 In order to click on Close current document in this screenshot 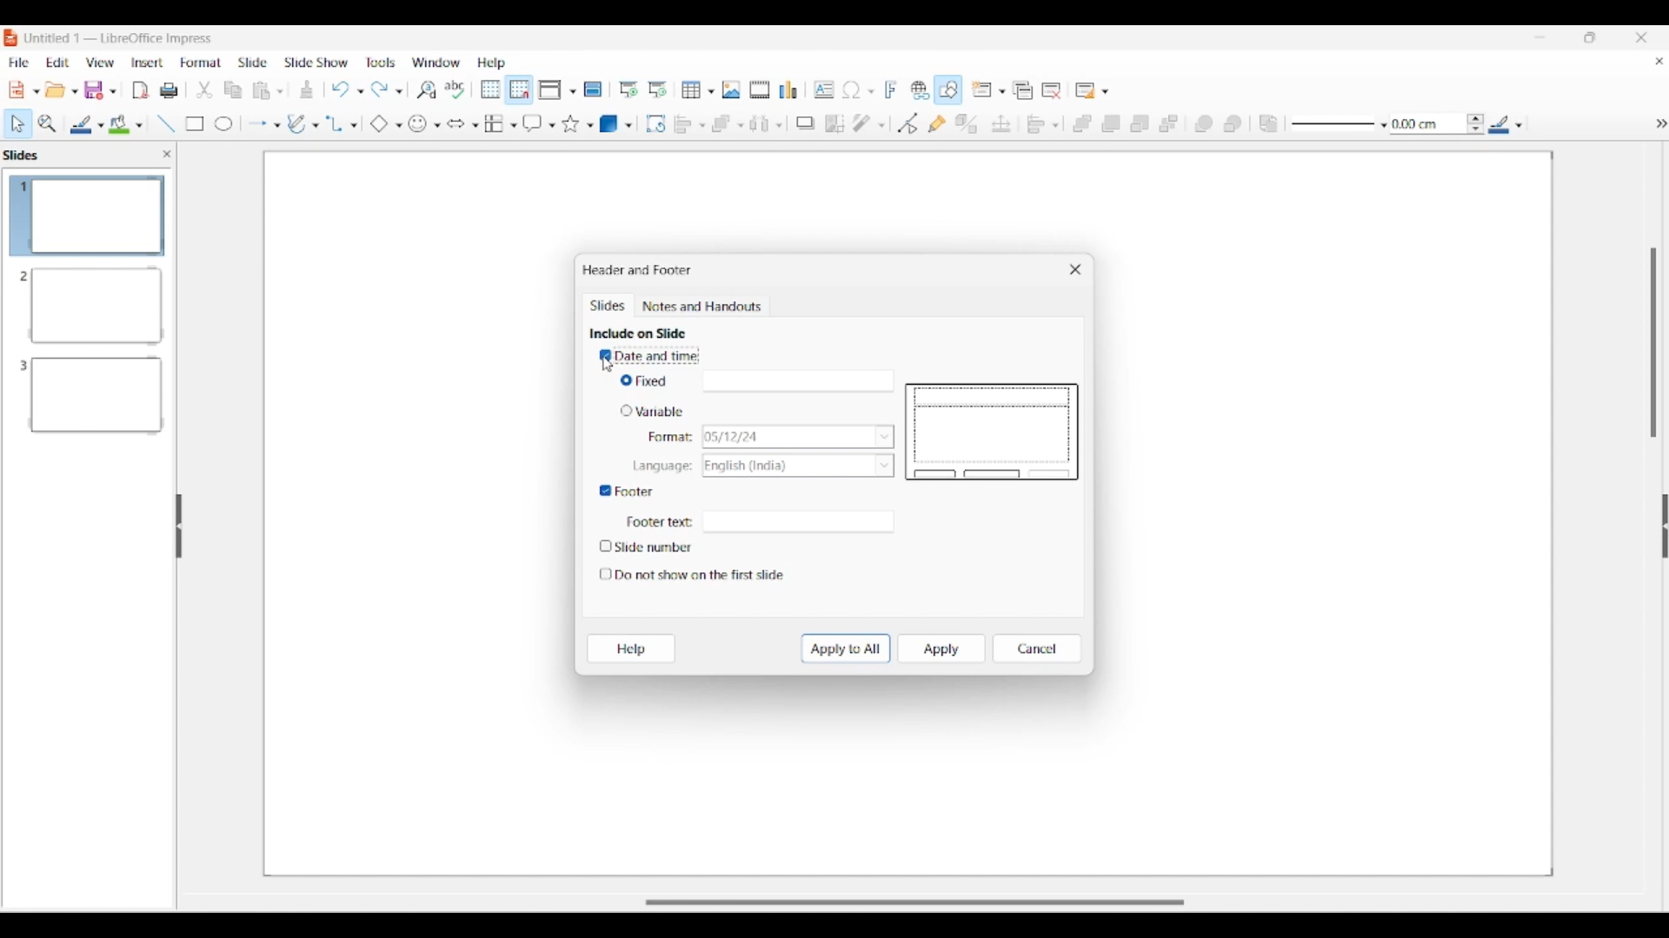, I will do `click(1659, 61)`.